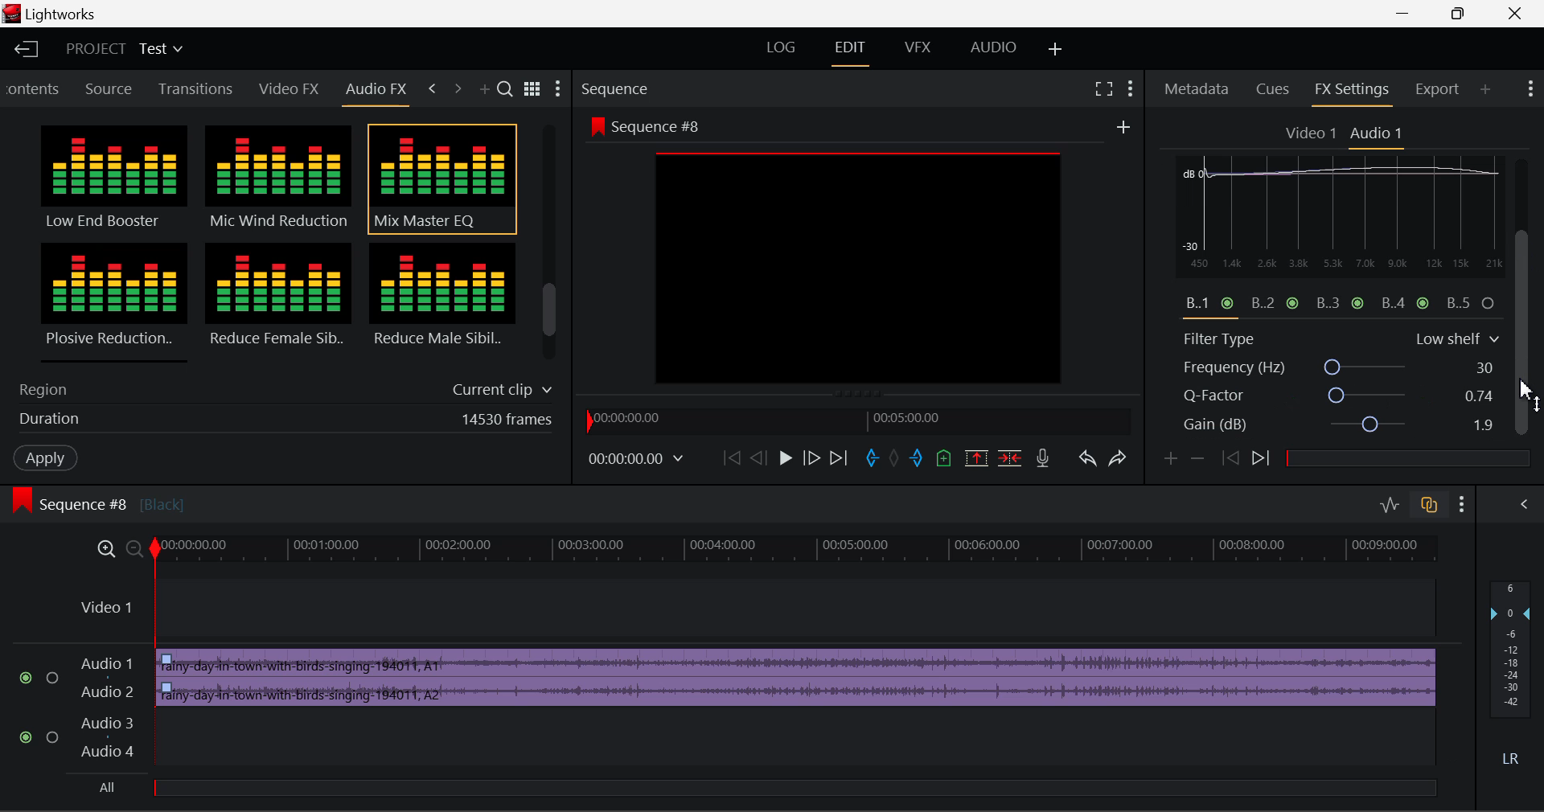 This screenshot has width=1544, height=812. Describe the element at coordinates (856, 52) in the screenshot. I see `EDIT Layout` at that location.